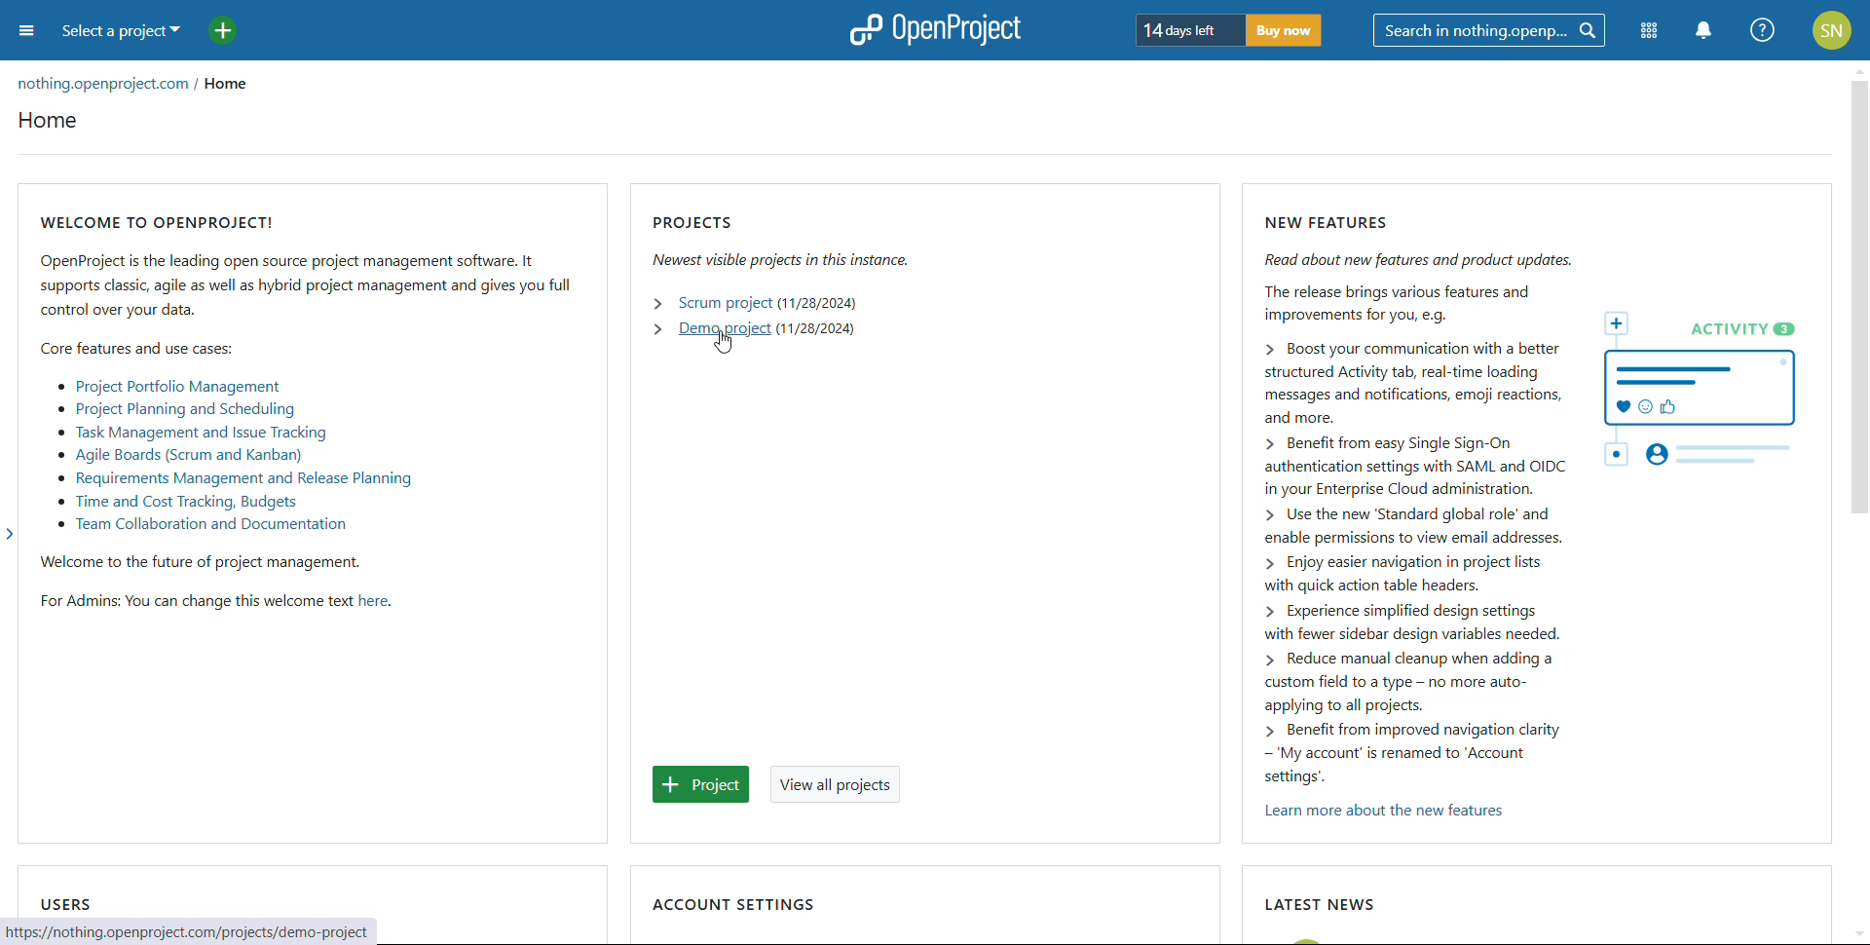 The width and height of the screenshot is (1870, 945). What do you see at coordinates (1392, 383) in the screenshot?
I see `> Boost your communication with a better
structured Activity tab, real-time loading
messages and notifications, emoji reactions,
and more.` at bounding box center [1392, 383].